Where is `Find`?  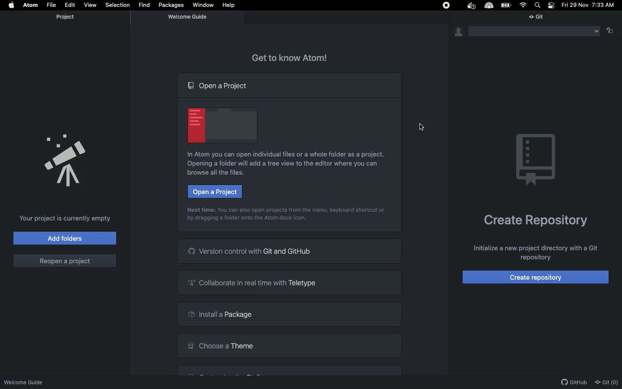 Find is located at coordinates (145, 4).